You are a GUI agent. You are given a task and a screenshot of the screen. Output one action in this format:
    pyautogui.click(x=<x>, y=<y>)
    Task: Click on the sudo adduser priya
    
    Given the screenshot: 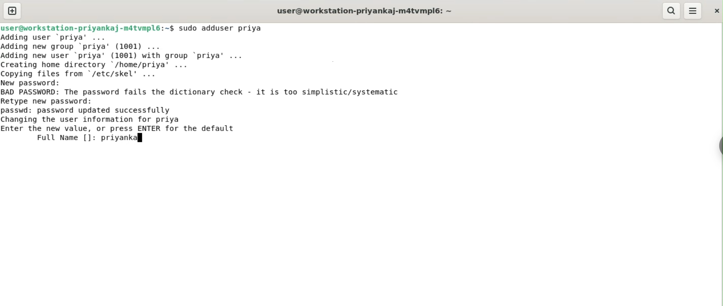 What is the action you would take?
    pyautogui.click(x=222, y=28)
    